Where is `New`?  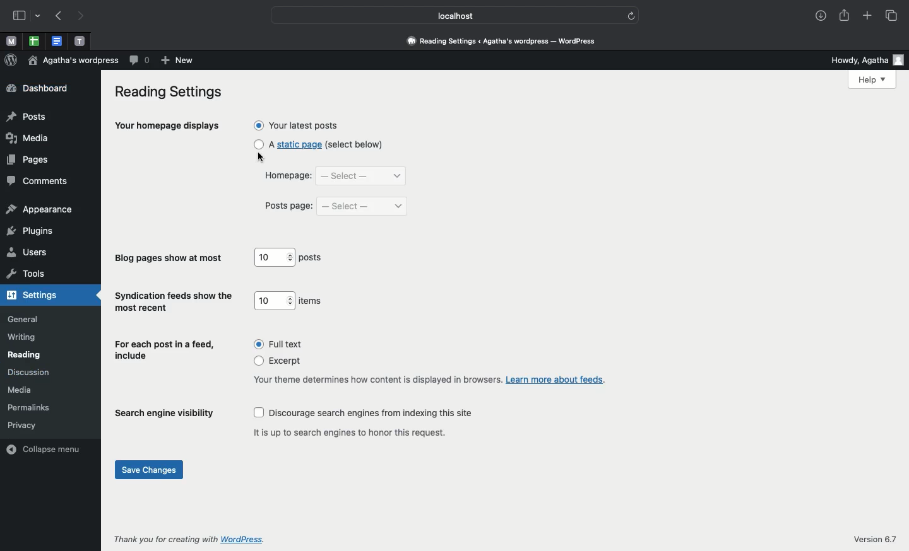 New is located at coordinates (179, 61).